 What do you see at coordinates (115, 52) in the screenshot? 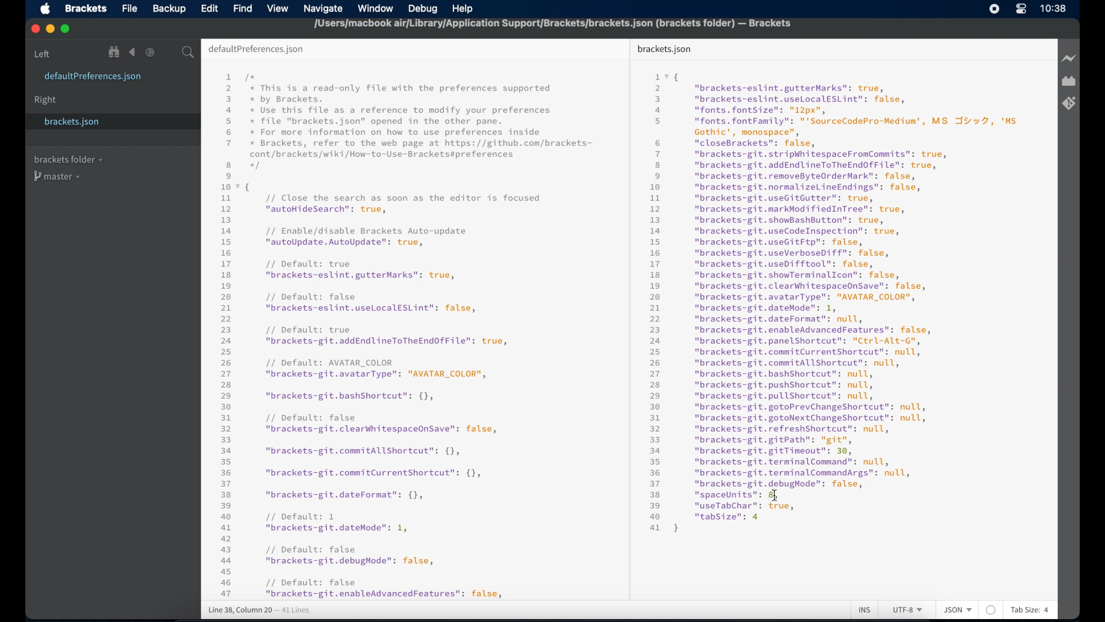
I see `show file in  tree` at bounding box center [115, 52].